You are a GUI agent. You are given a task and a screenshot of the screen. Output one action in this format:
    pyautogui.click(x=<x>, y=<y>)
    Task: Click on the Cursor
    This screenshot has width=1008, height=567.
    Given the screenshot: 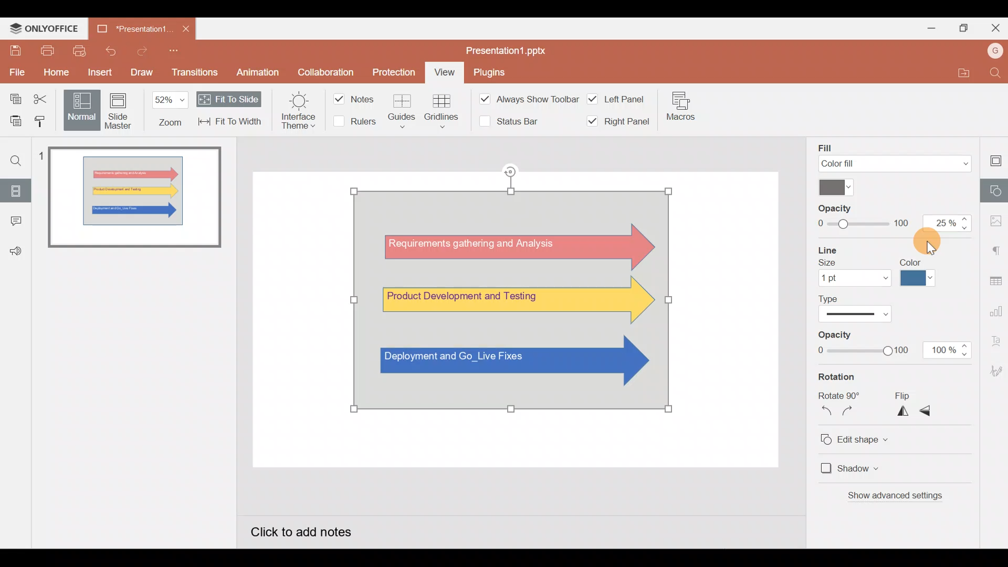 What is the action you would take?
    pyautogui.click(x=933, y=240)
    